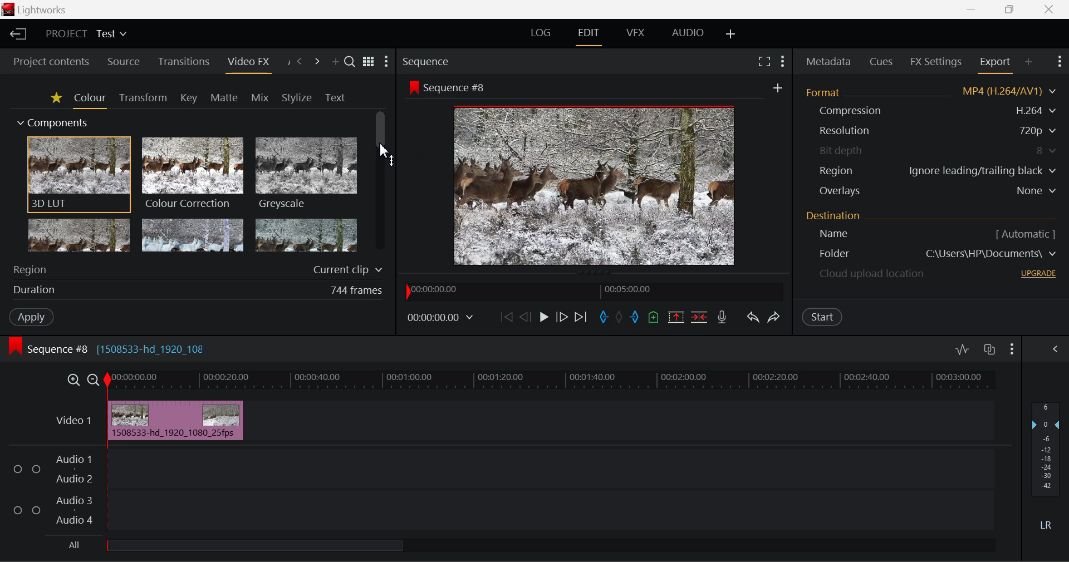  What do you see at coordinates (95, 379) in the screenshot?
I see `Timeline Zoom Out` at bounding box center [95, 379].